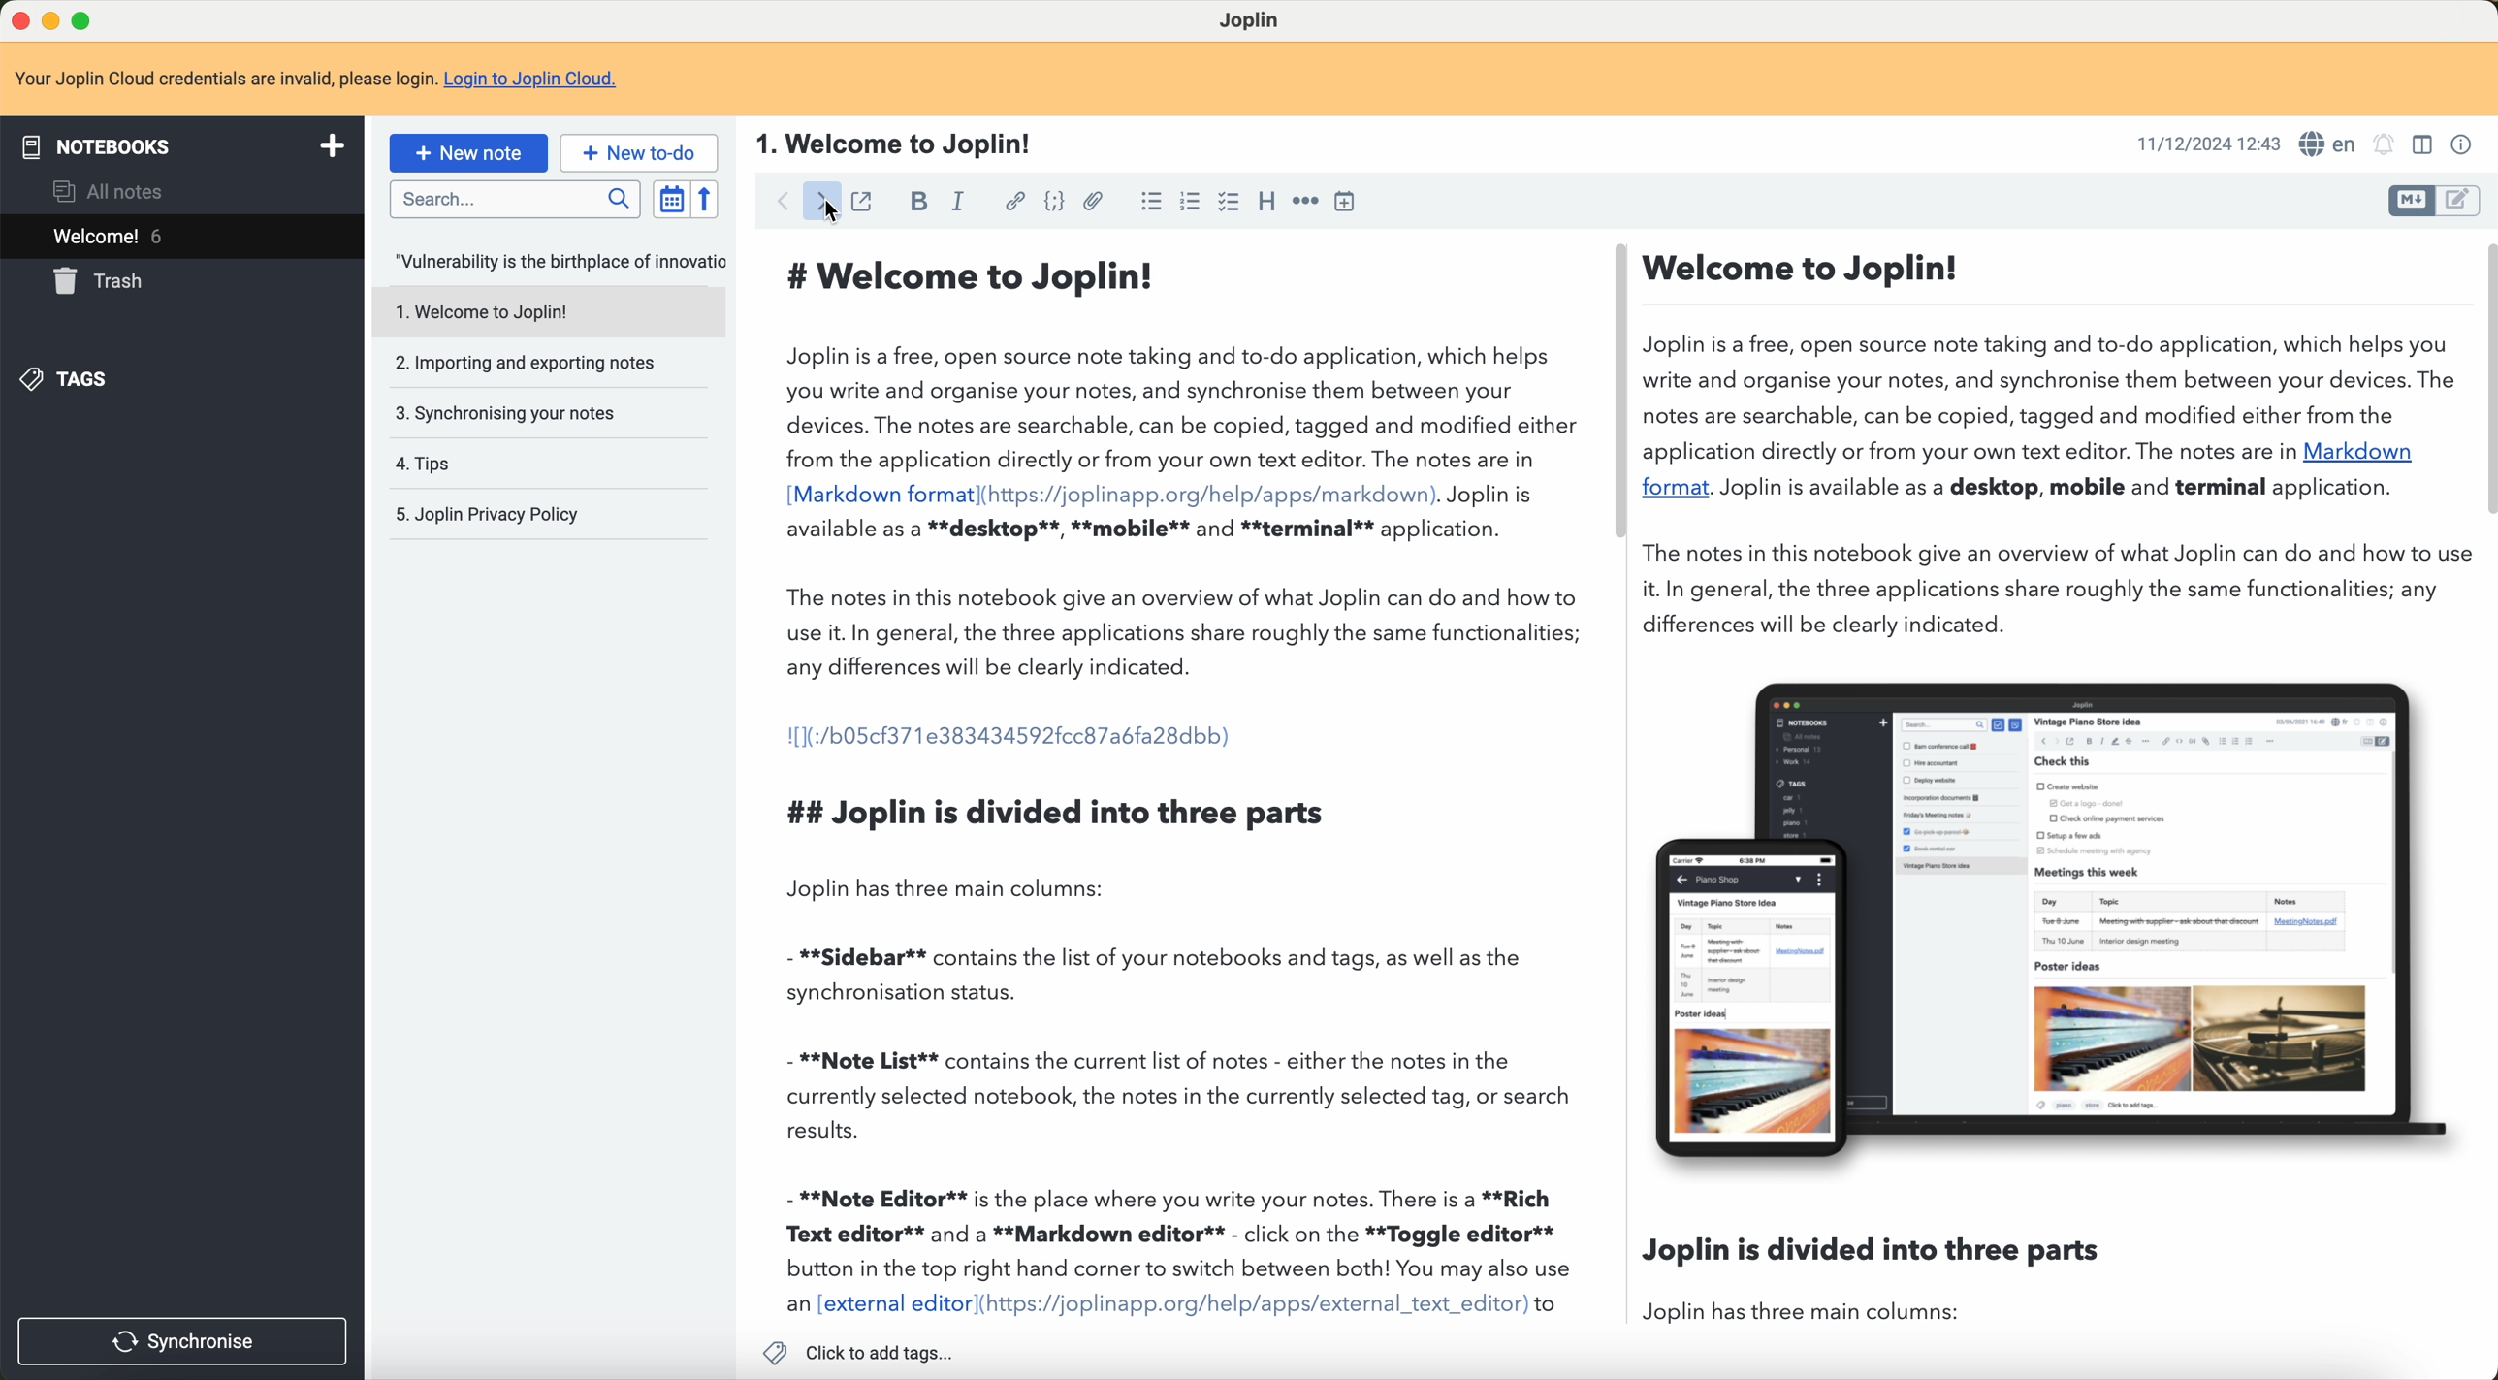  I want to click on foward, so click(829, 210).